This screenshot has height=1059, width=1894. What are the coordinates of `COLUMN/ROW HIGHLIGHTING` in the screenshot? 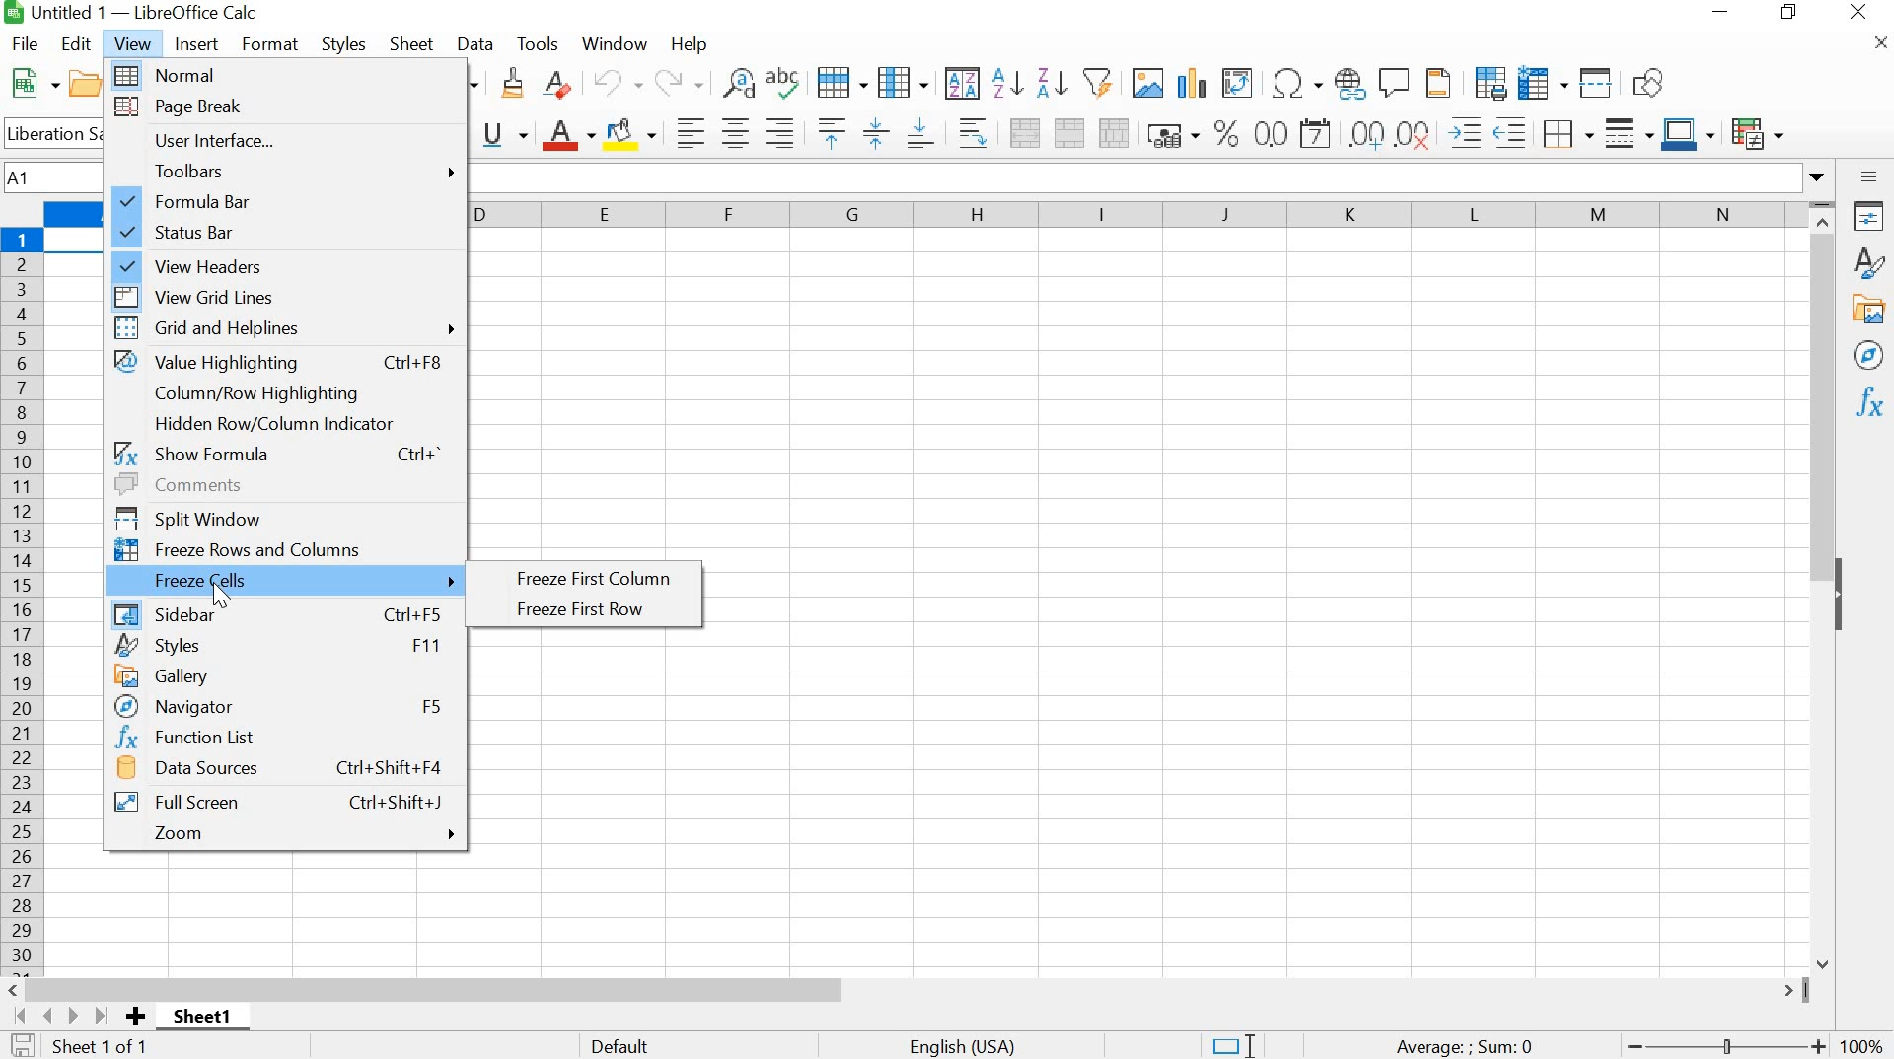 It's located at (268, 393).